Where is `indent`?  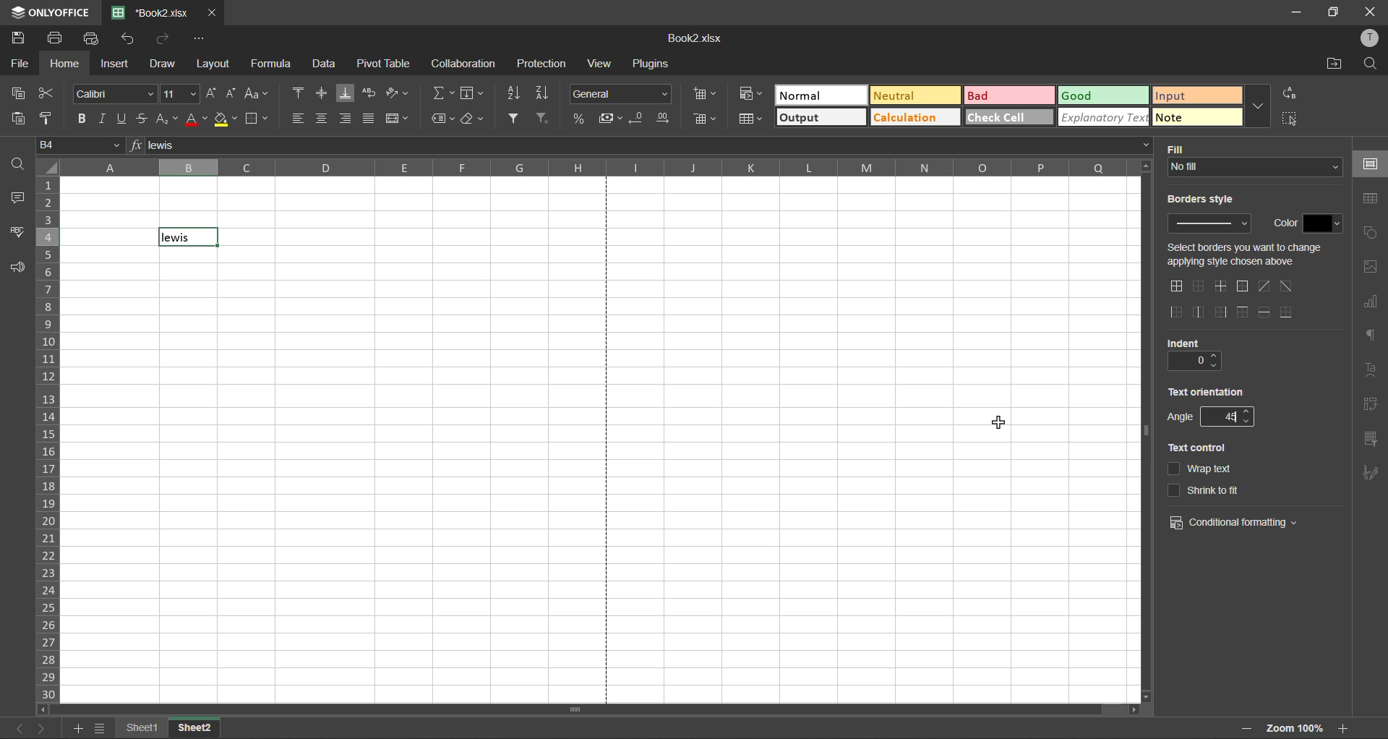 indent is located at coordinates (1180, 343).